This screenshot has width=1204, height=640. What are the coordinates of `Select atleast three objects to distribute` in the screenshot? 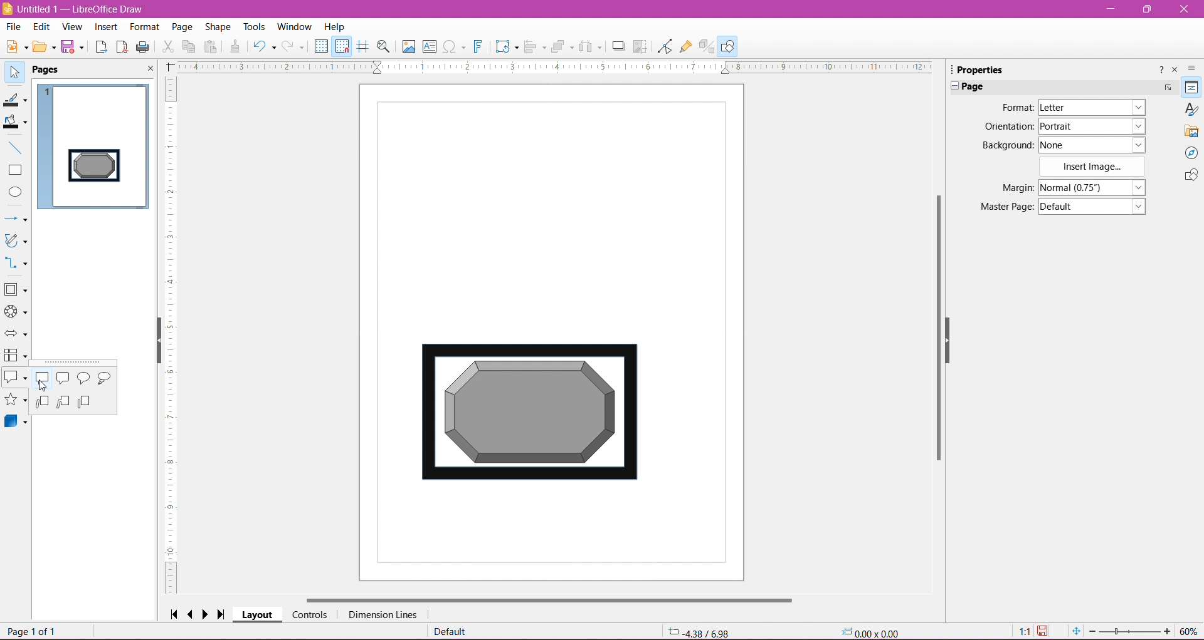 It's located at (590, 46).